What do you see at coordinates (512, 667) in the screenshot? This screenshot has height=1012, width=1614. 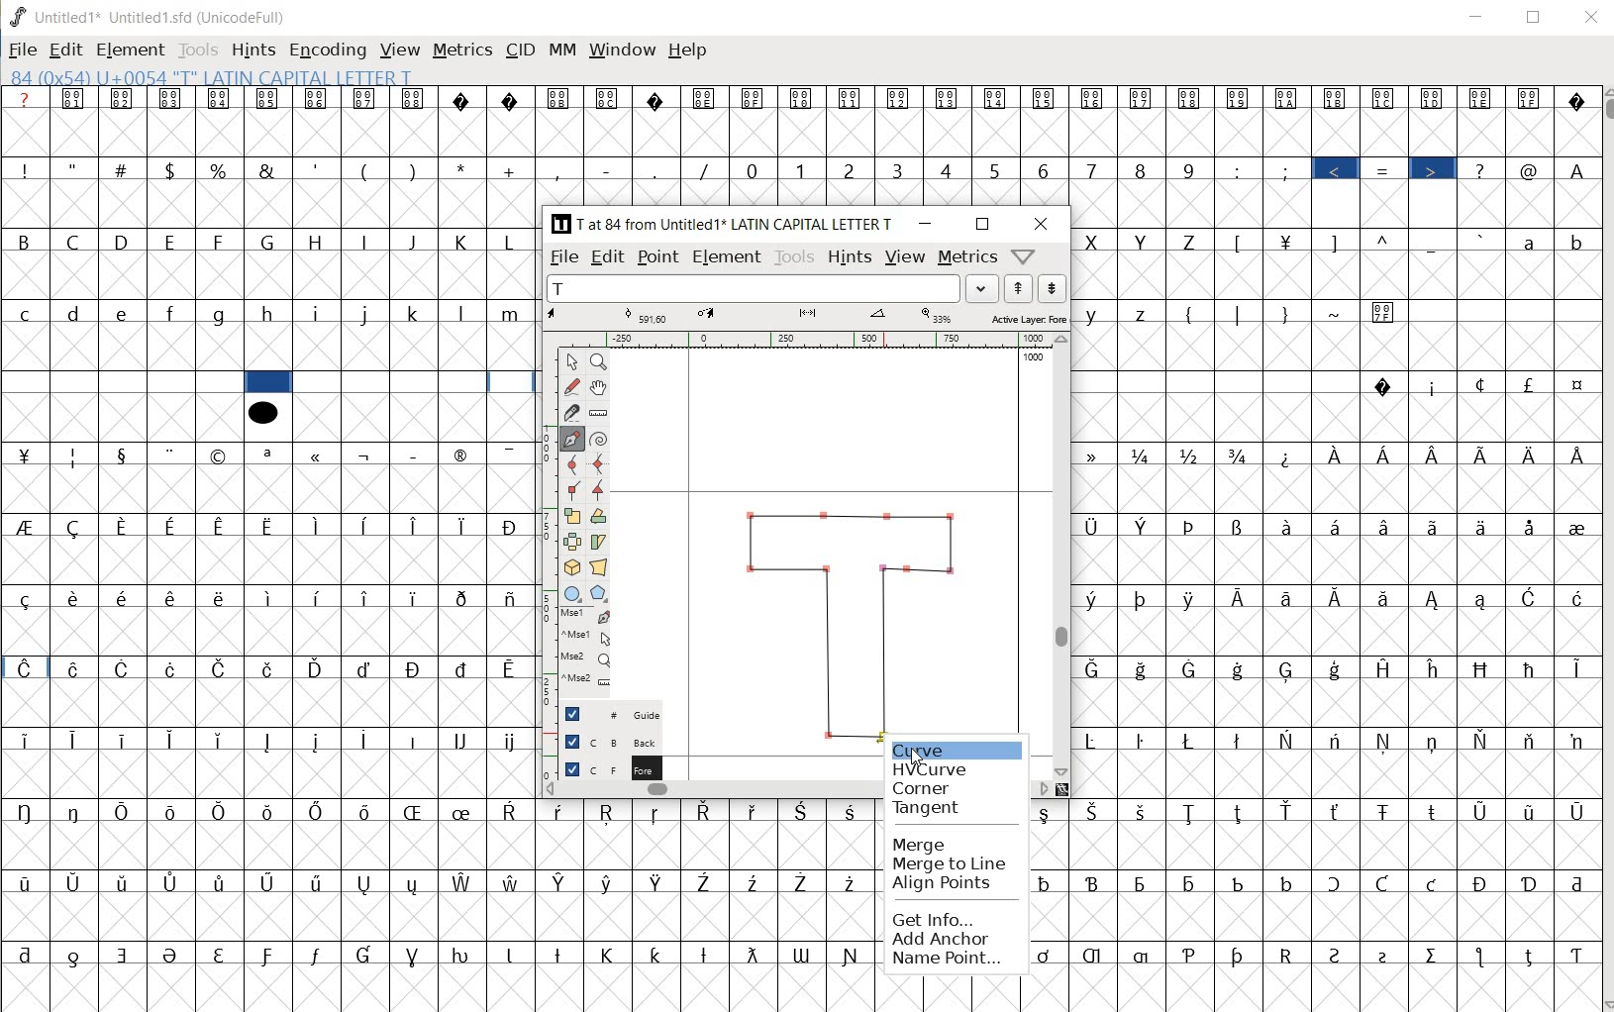 I see `Symbol` at bounding box center [512, 667].